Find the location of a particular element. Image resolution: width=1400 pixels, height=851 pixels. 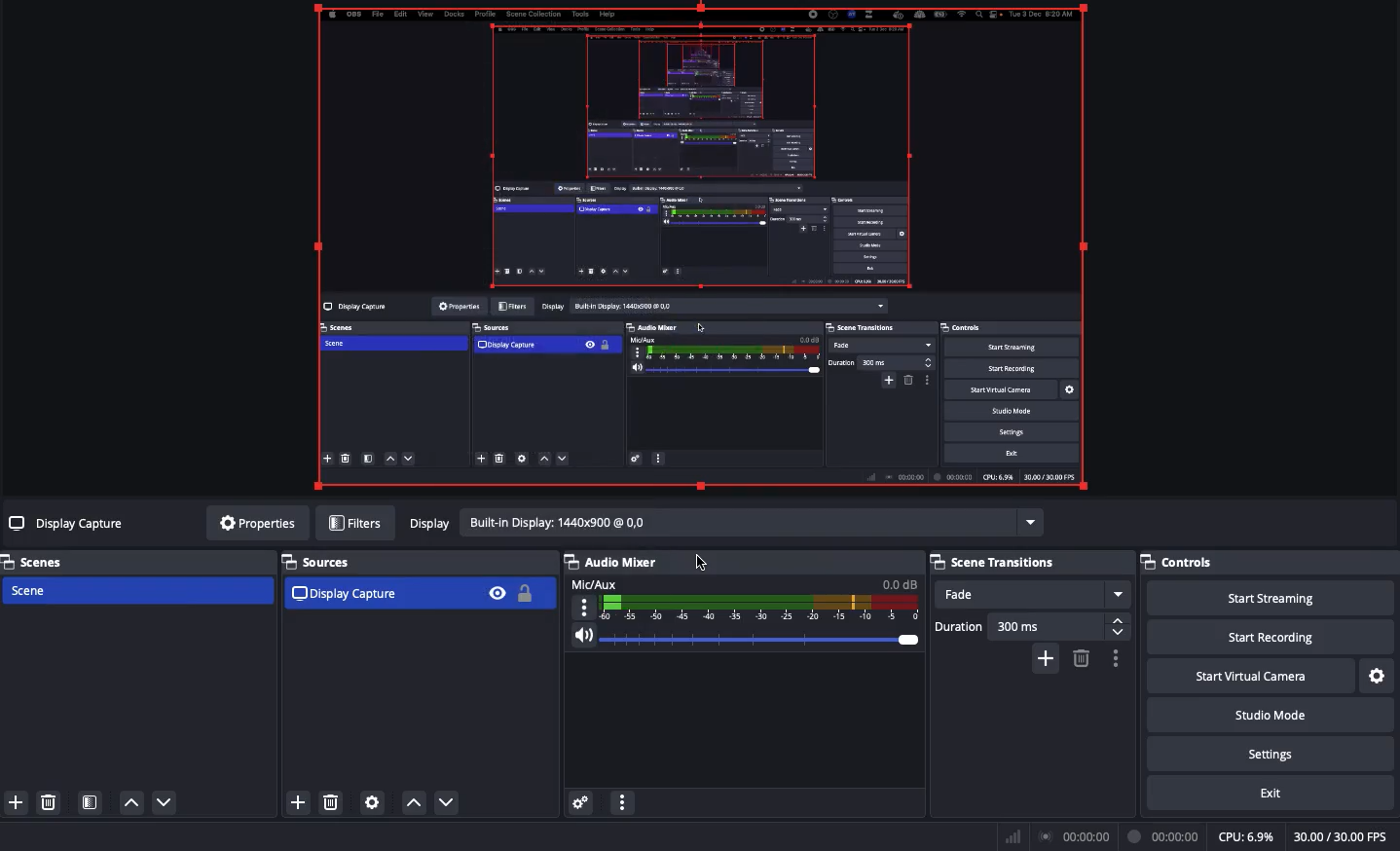

Scaled to fit screen is located at coordinates (699, 250).